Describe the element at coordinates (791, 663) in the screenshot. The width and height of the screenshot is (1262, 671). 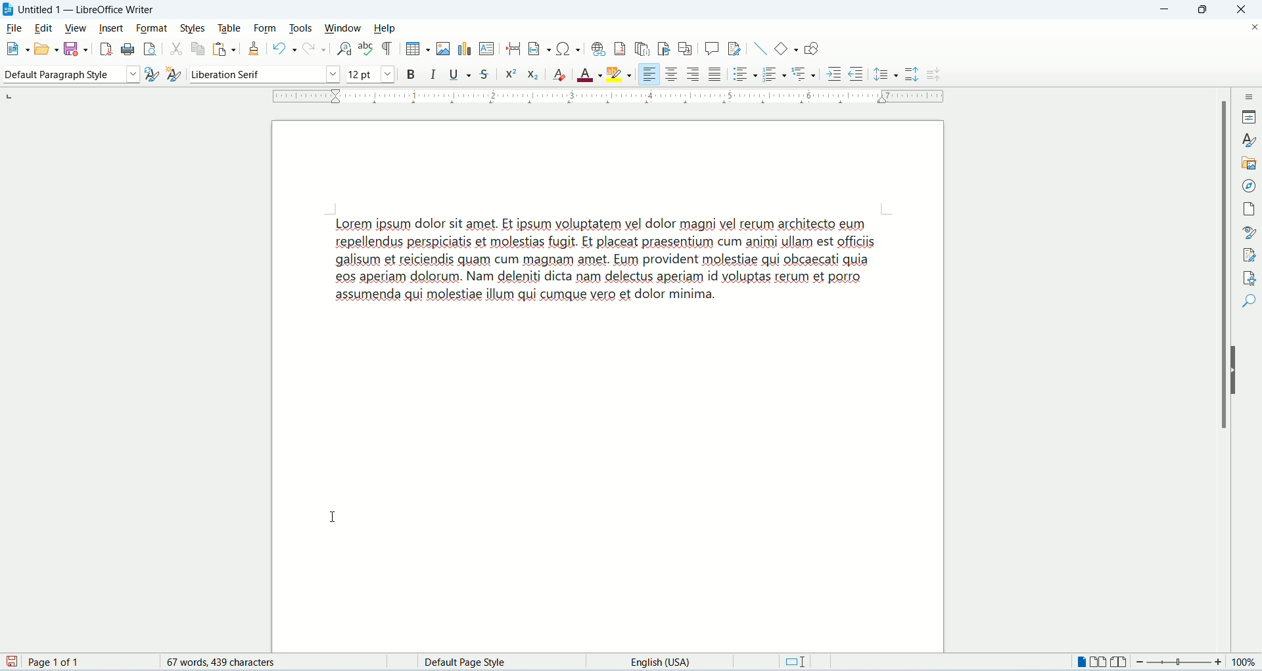
I see `standard selection` at that location.